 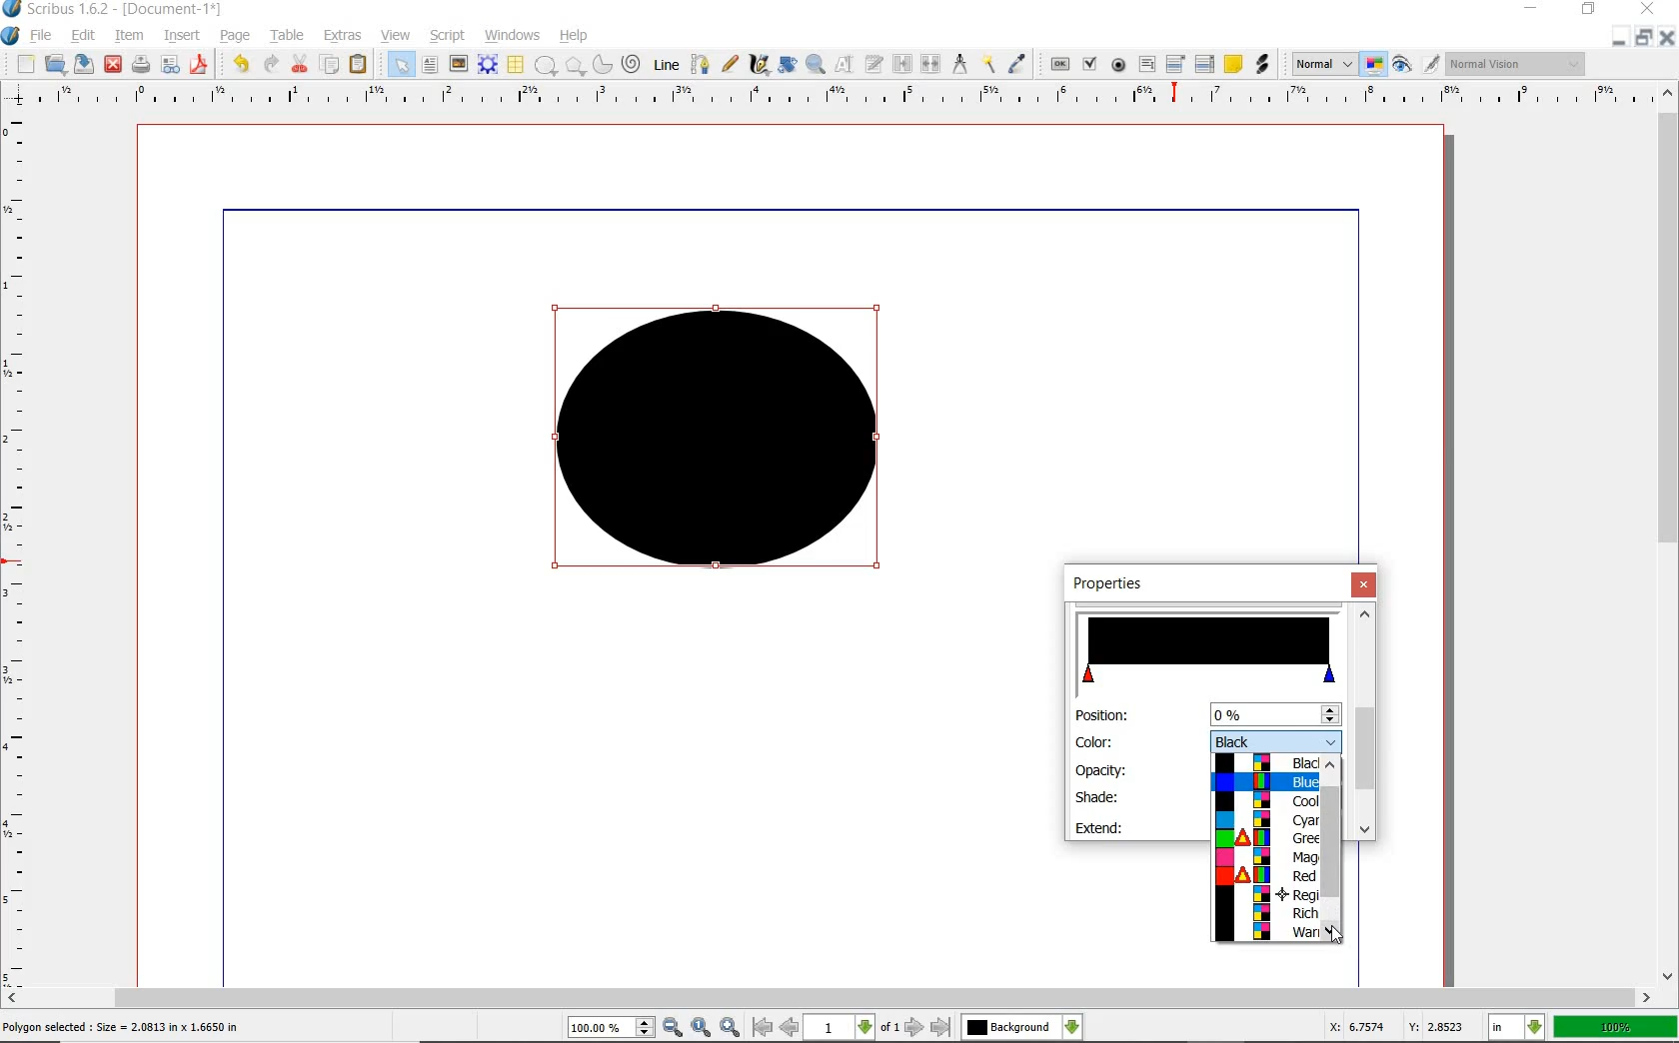 What do you see at coordinates (1645, 9) in the screenshot?
I see `CLOSE` at bounding box center [1645, 9].